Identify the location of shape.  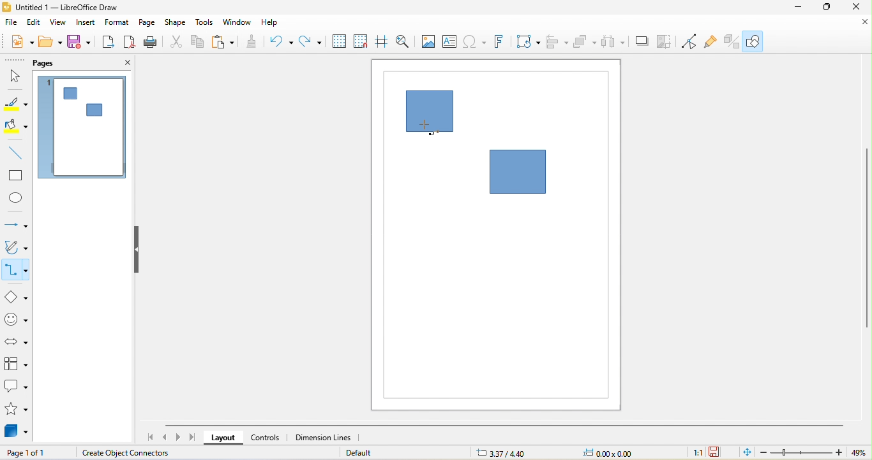
(430, 111).